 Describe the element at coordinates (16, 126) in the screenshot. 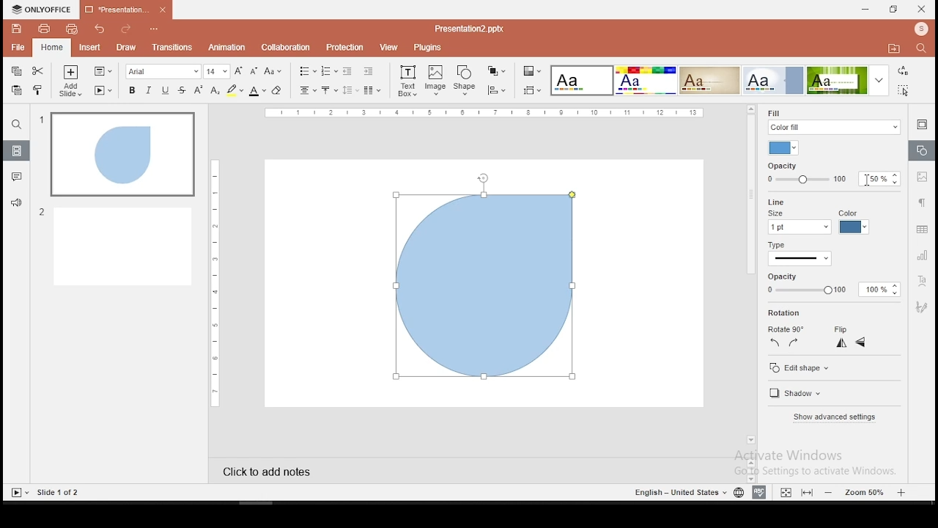

I see `find` at that location.